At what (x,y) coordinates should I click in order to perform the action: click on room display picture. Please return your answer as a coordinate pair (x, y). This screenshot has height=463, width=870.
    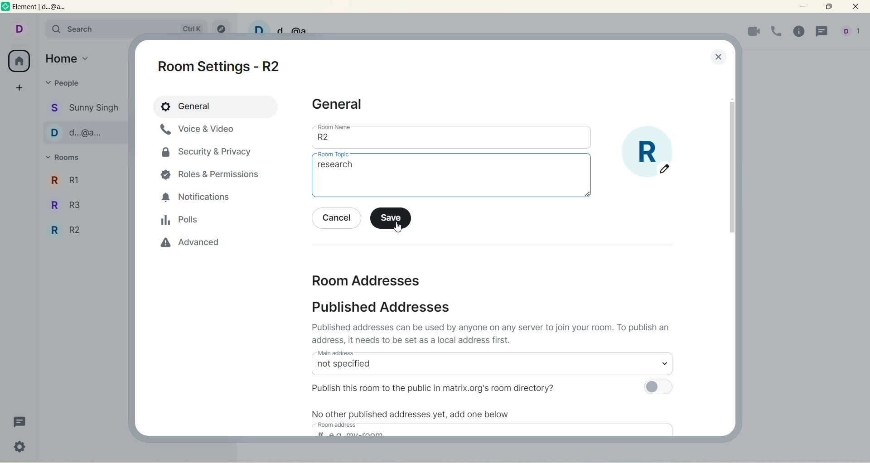
    Looking at the image, I should click on (648, 153).